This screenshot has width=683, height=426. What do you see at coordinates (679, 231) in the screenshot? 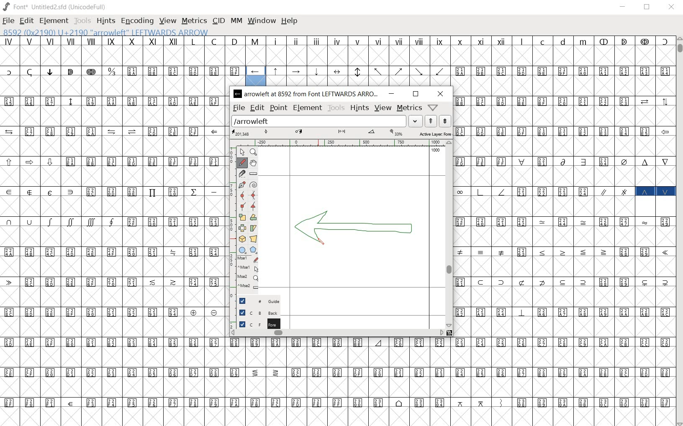
I see `scrollbar` at bounding box center [679, 231].